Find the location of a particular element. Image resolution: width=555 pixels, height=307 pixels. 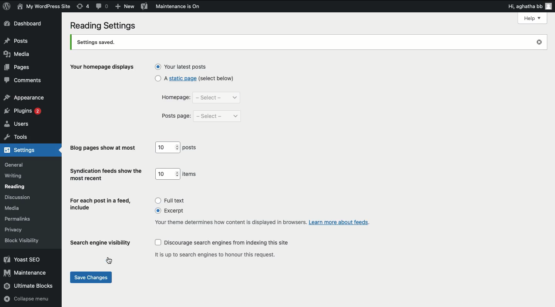

maintenance is located at coordinates (25, 273).